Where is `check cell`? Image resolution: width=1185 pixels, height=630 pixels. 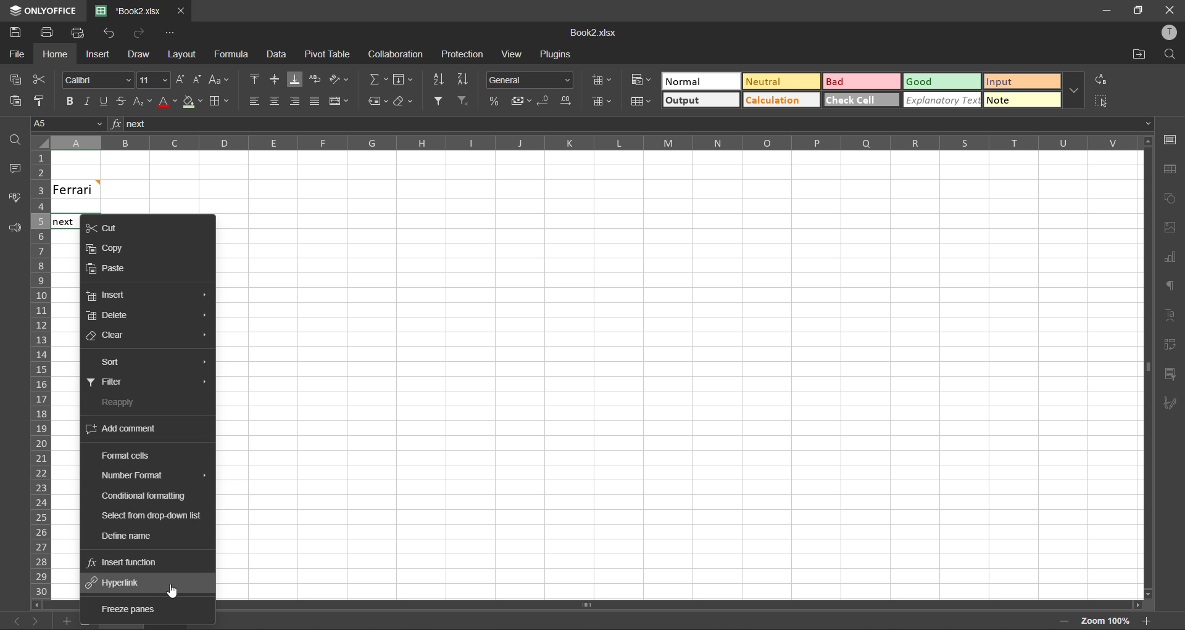 check cell is located at coordinates (859, 99).